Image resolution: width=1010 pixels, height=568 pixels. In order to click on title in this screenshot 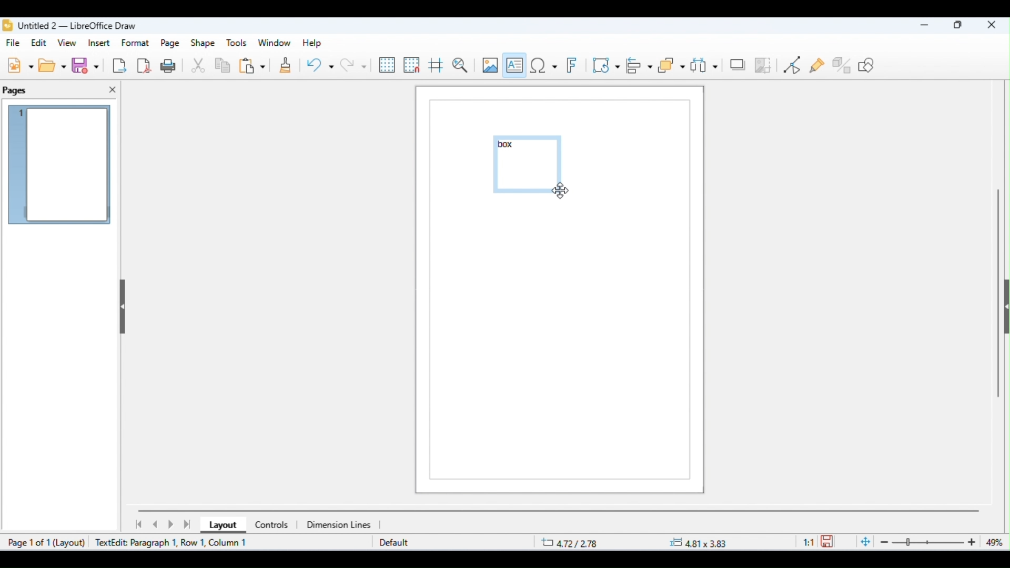, I will do `click(70, 26)`.